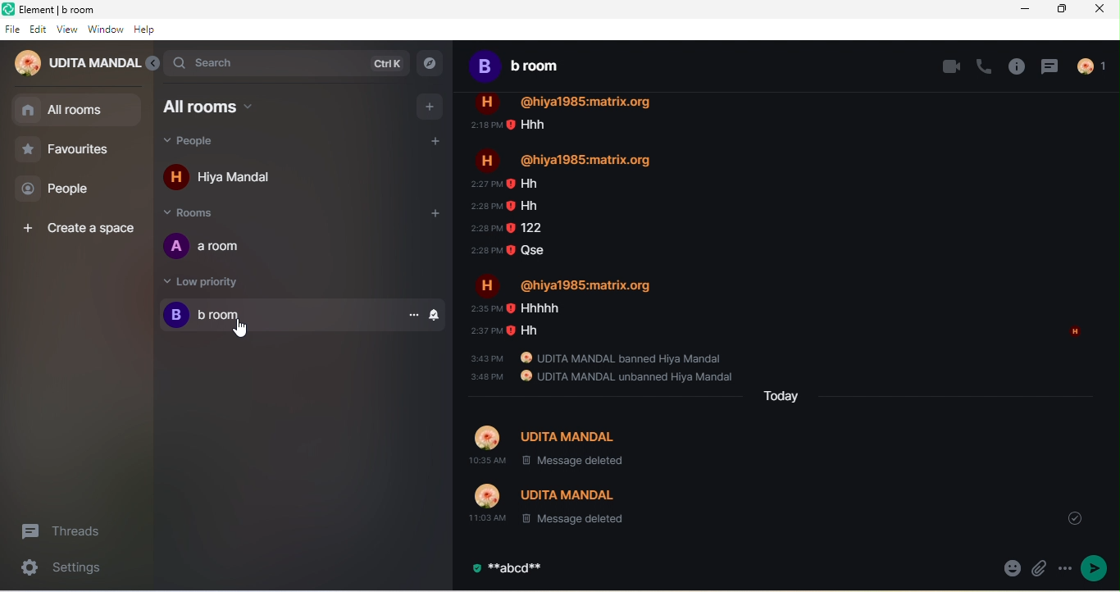 Image resolution: width=1120 pixels, height=592 pixels. Describe the element at coordinates (239, 328) in the screenshot. I see `Cursor` at that location.